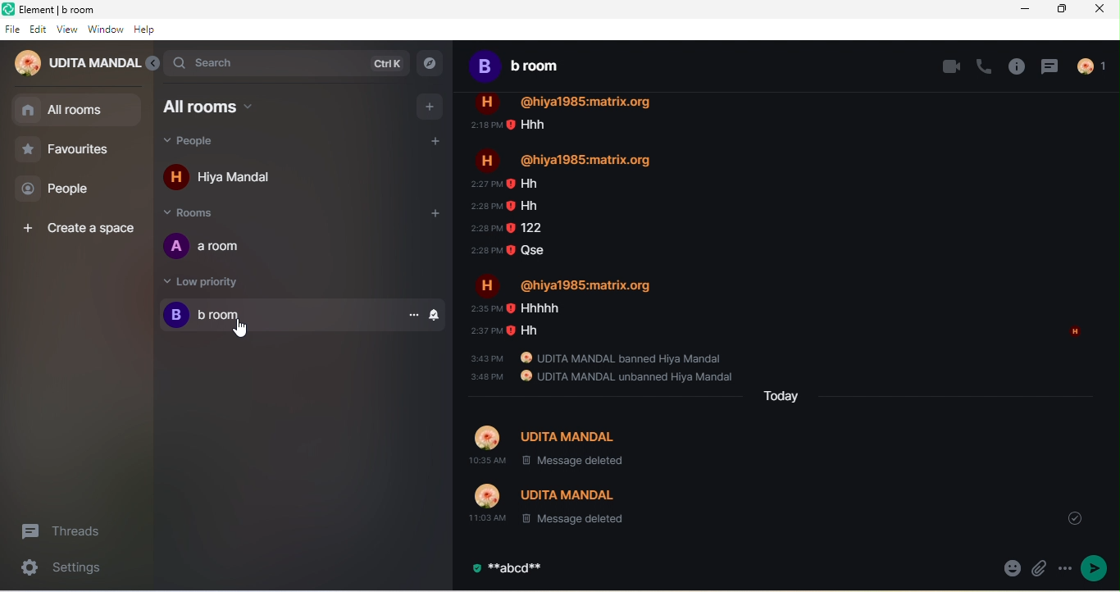 Image resolution: width=1120 pixels, height=592 pixels. Describe the element at coordinates (239, 328) in the screenshot. I see `Cursor` at that location.